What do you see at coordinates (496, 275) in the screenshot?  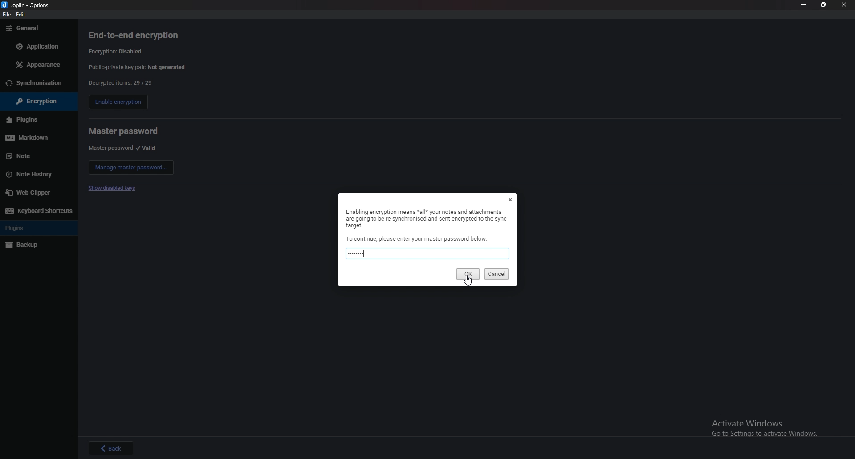 I see `cancel` at bounding box center [496, 275].